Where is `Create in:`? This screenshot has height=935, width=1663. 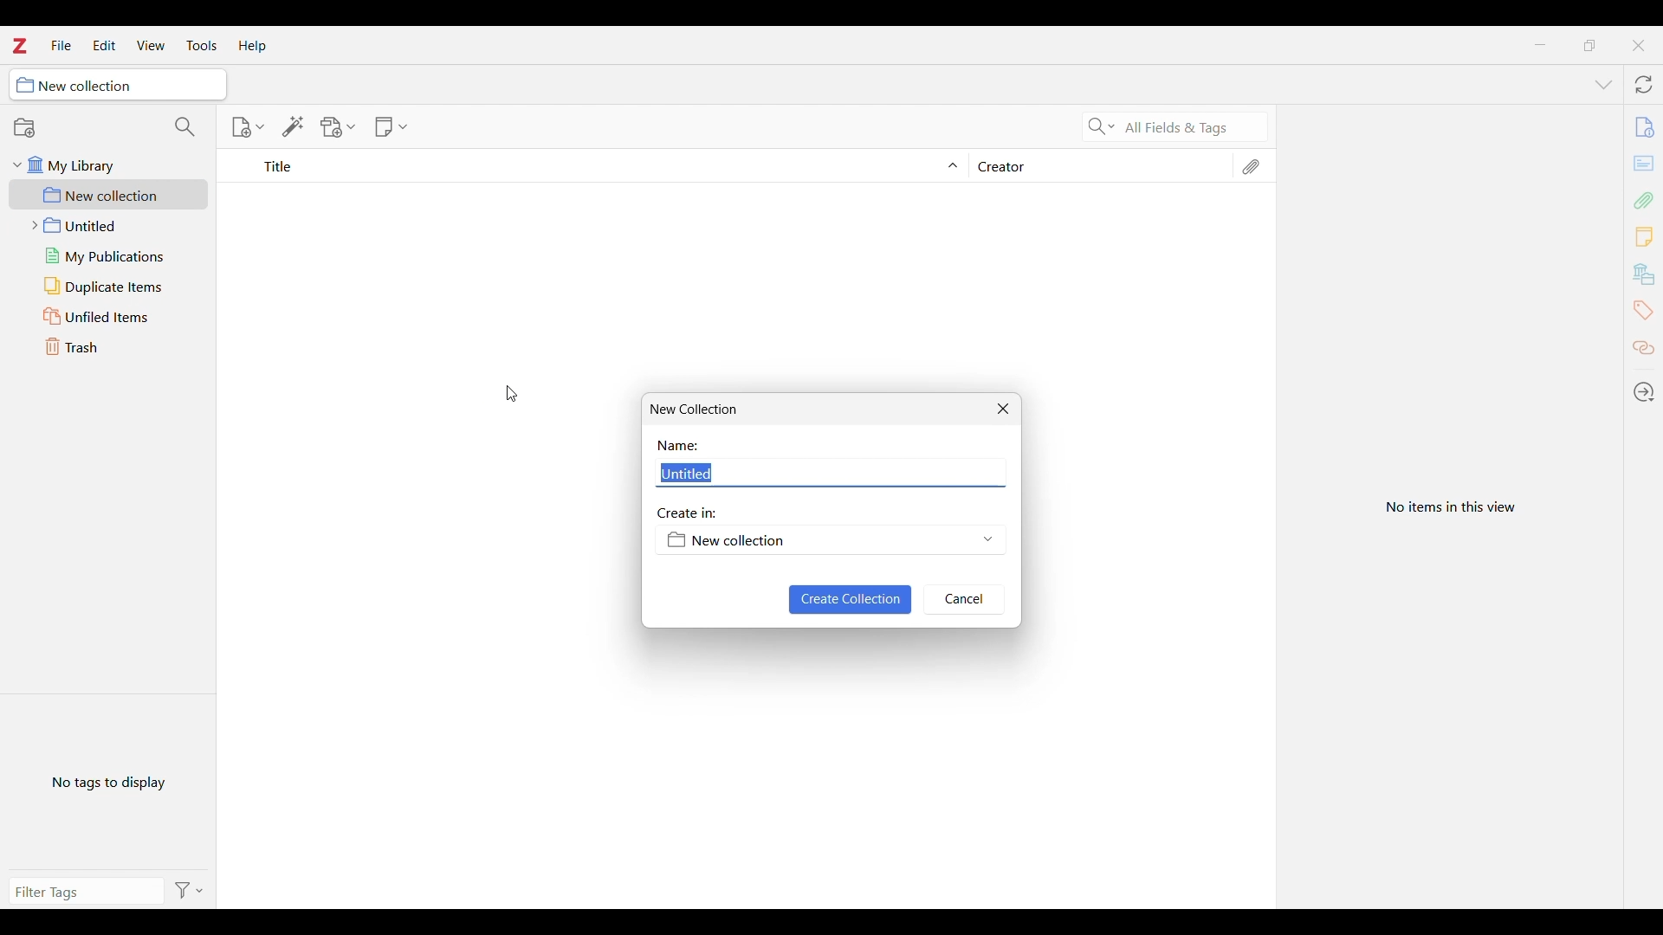 Create in: is located at coordinates (688, 513).